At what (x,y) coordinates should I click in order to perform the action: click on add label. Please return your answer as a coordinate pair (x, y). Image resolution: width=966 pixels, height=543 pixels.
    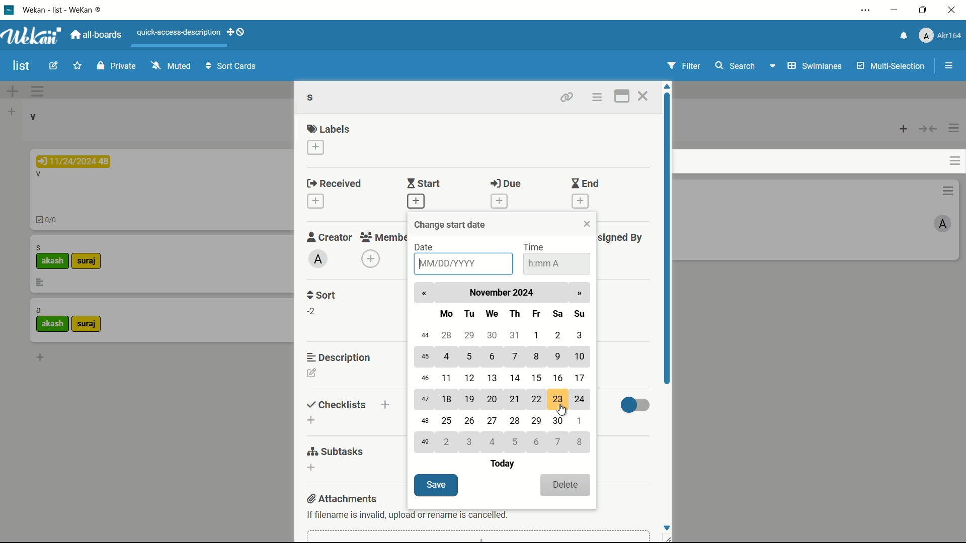
    Looking at the image, I should click on (316, 146).